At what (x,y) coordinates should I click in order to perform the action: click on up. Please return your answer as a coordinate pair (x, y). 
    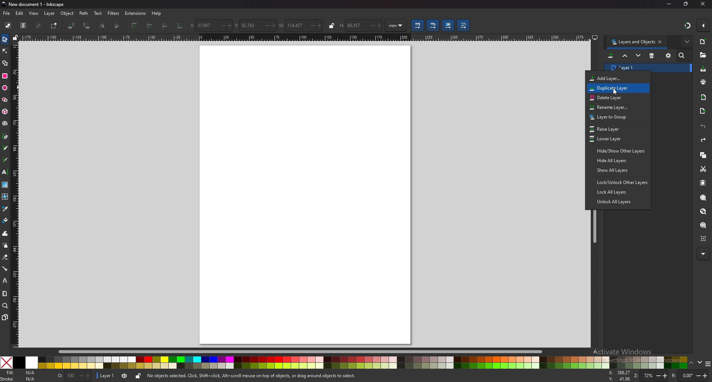
    Looking at the image, I should click on (691, 363).